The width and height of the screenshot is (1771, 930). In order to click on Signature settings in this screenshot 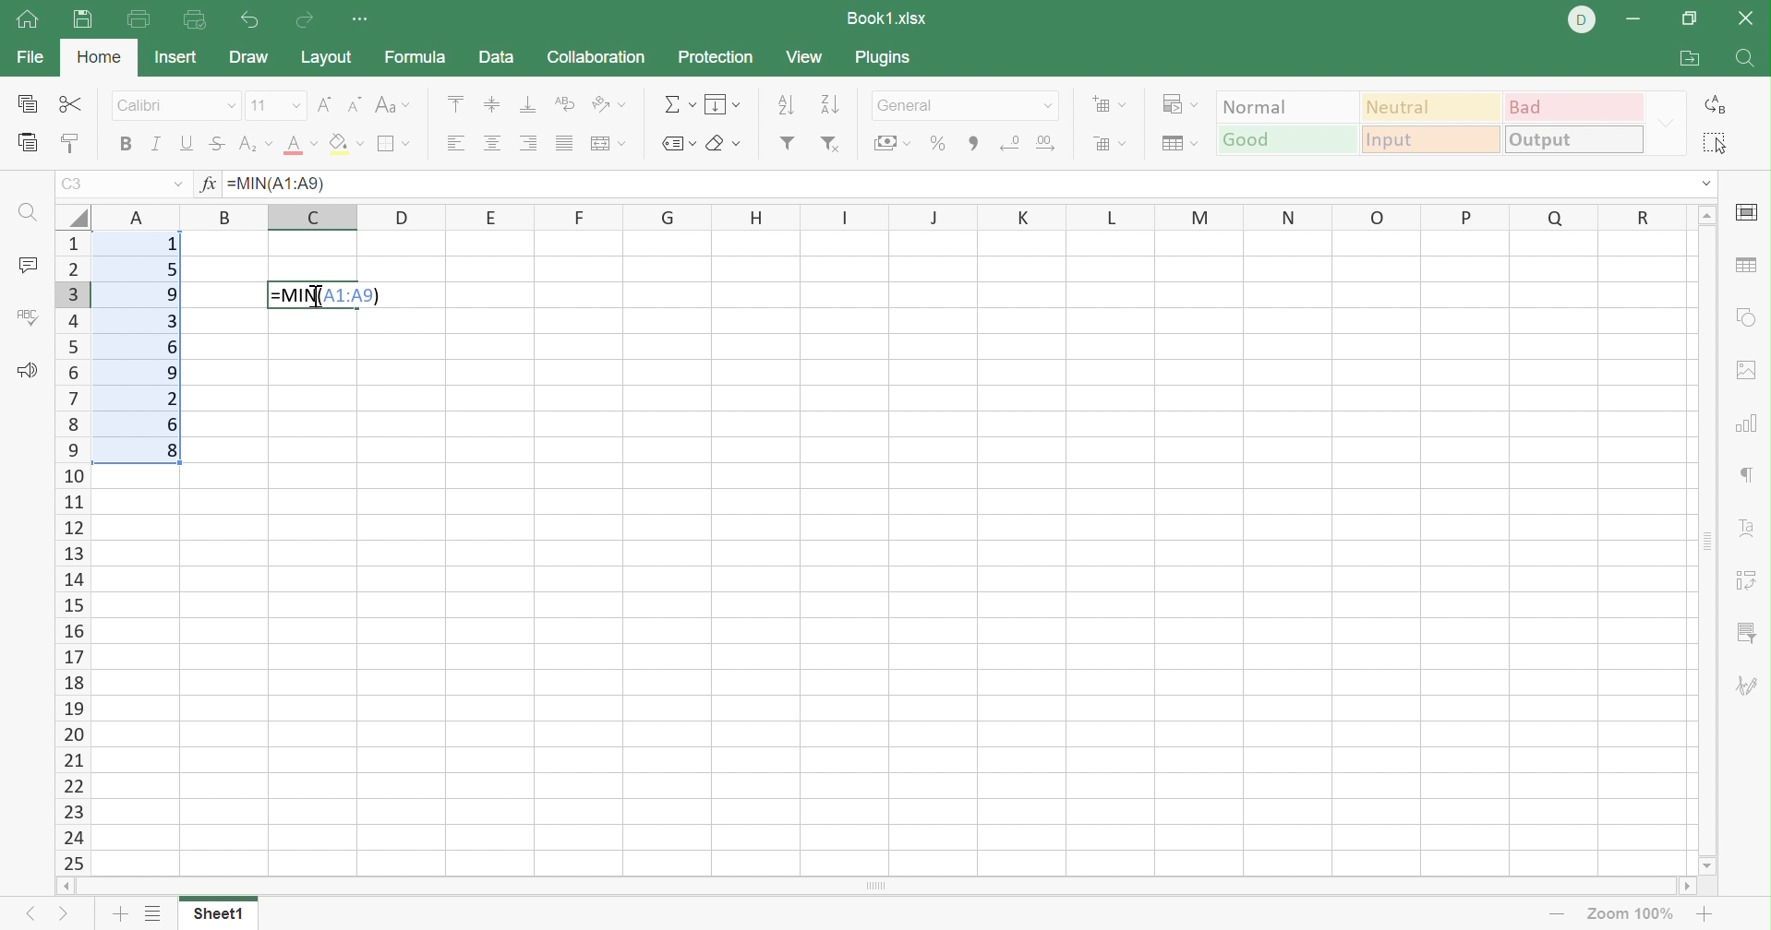, I will do `click(1750, 685)`.